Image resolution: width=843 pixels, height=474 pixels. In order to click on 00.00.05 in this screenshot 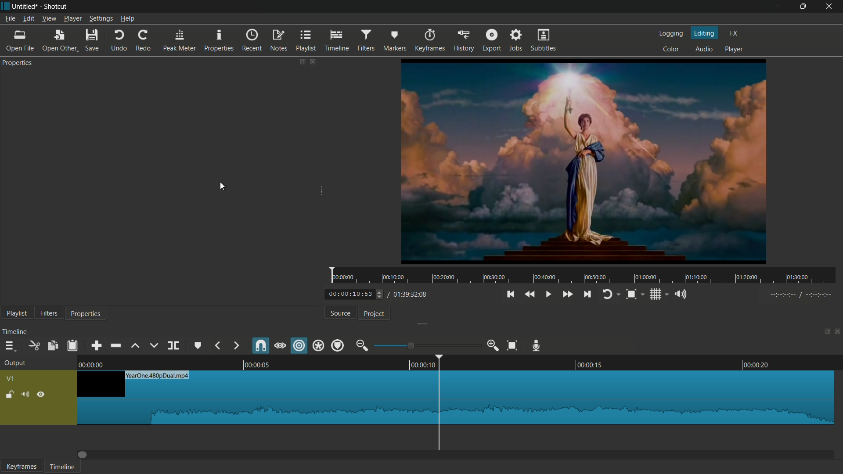, I will do `click(257, 364)`.